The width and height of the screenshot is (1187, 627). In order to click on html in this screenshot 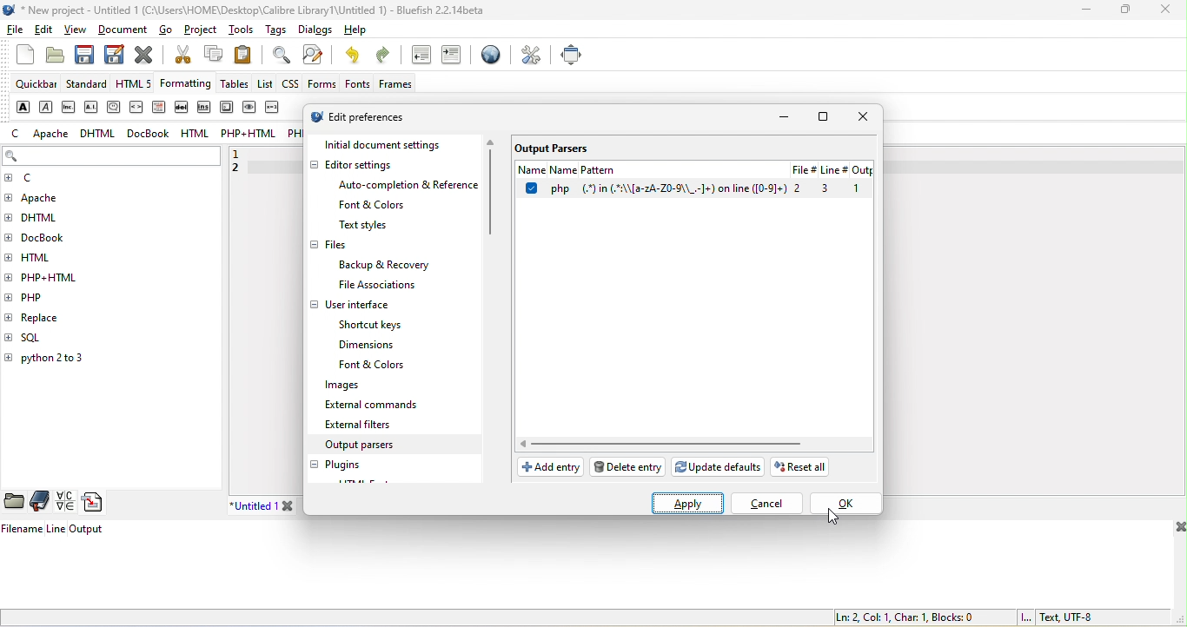, I will do `click(44, 258)`.